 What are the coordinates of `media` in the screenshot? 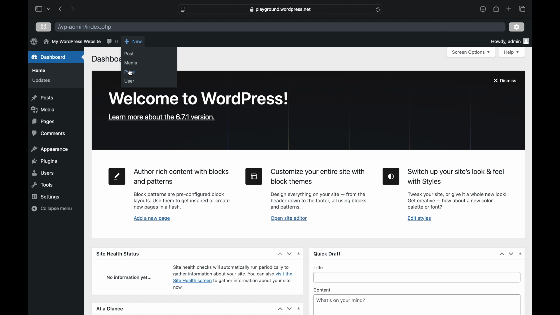 It's located at (43, 110).